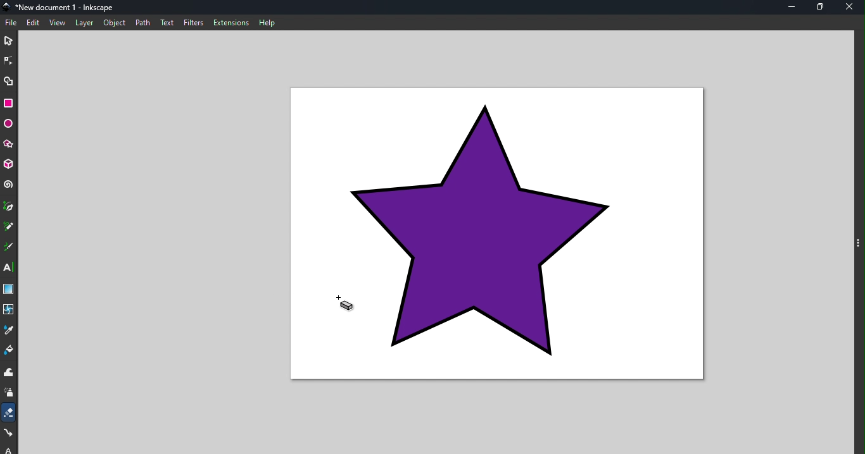 This screenshot has width=865, height=454. Describe the element at coordinates (791, 7) in the screenshot. I see `minimize tool` at that location.